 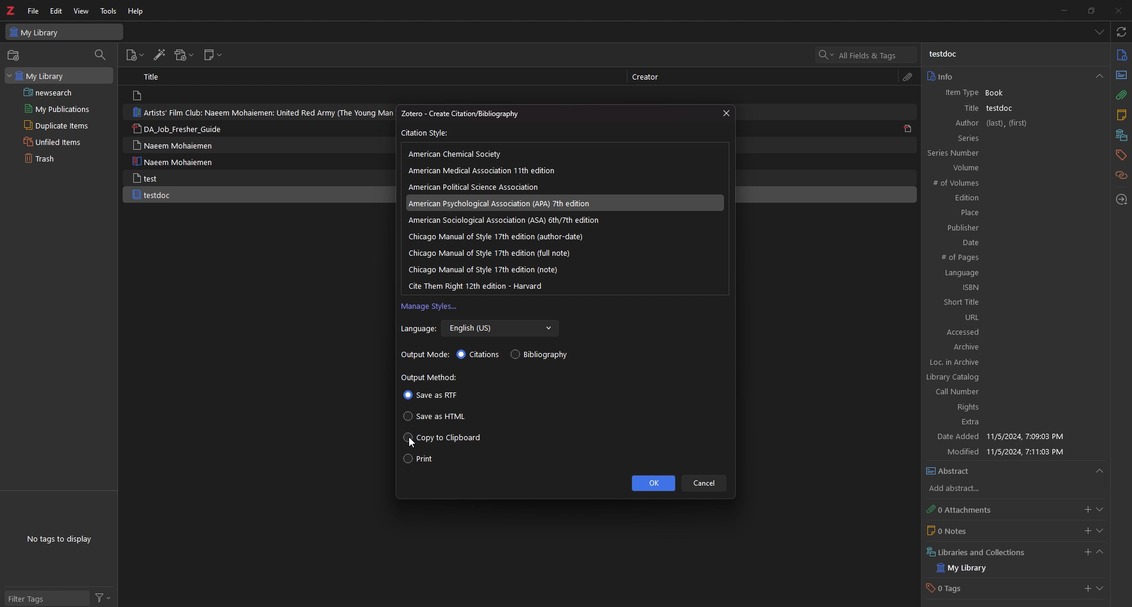 I want to click on minimize, so click(x=1061, y=10).